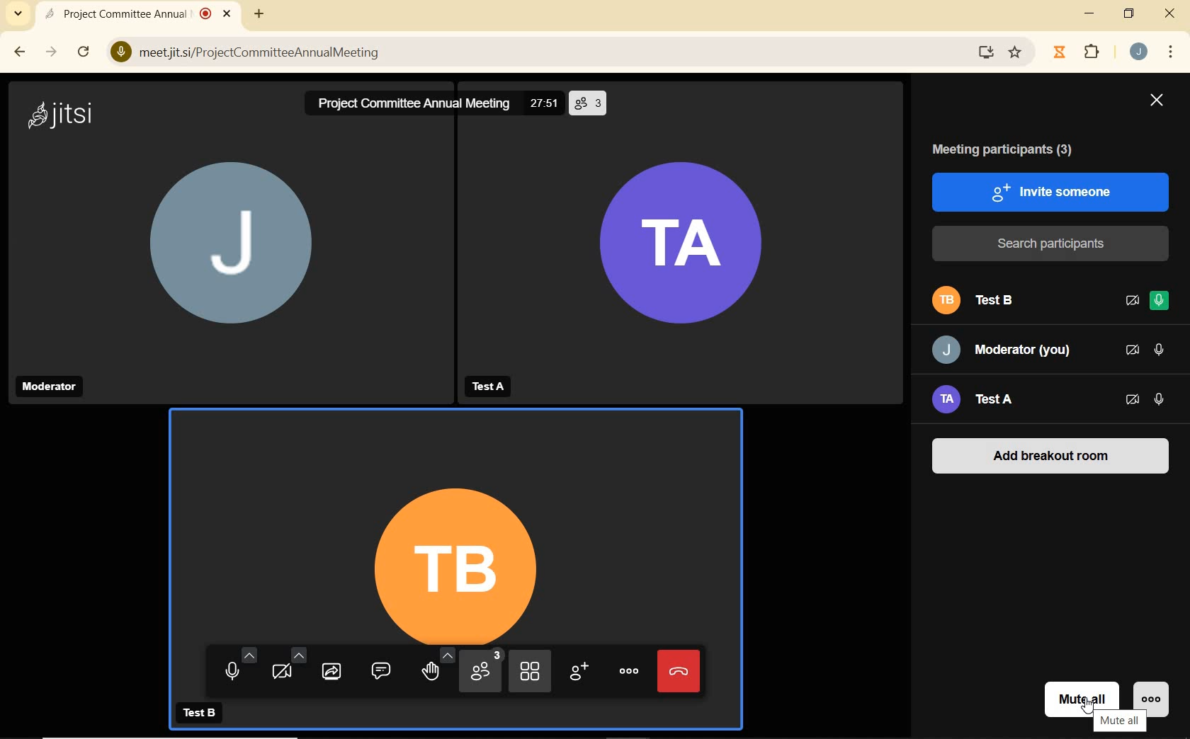 This screenshot has width=1190, height=739. What do you see at coordinates (683, 248) in the screenshot?
I see `TA` at bounding box center [683, 248].